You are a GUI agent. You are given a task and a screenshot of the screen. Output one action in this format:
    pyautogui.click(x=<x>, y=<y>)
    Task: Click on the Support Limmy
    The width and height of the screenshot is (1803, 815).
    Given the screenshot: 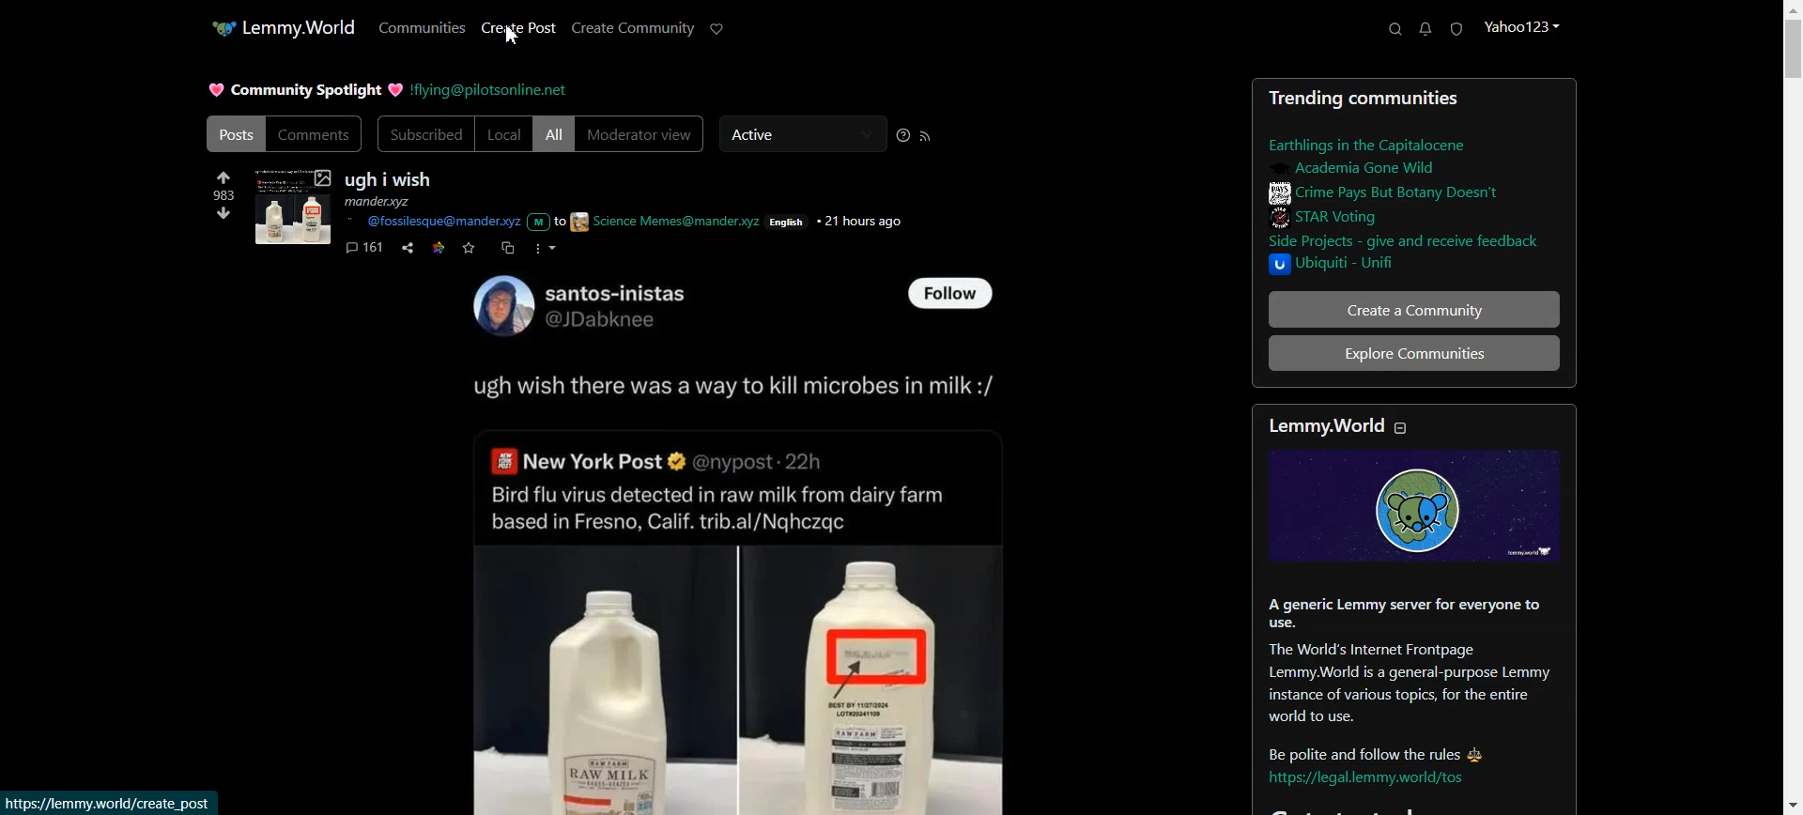 What is the action you would take?
    pyautogui.click(x=717, y=29)
    